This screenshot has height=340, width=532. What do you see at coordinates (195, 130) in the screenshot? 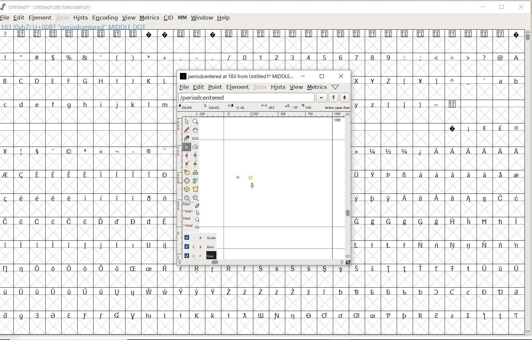
I see `scroll by hand` at bounding box center [195, 130].